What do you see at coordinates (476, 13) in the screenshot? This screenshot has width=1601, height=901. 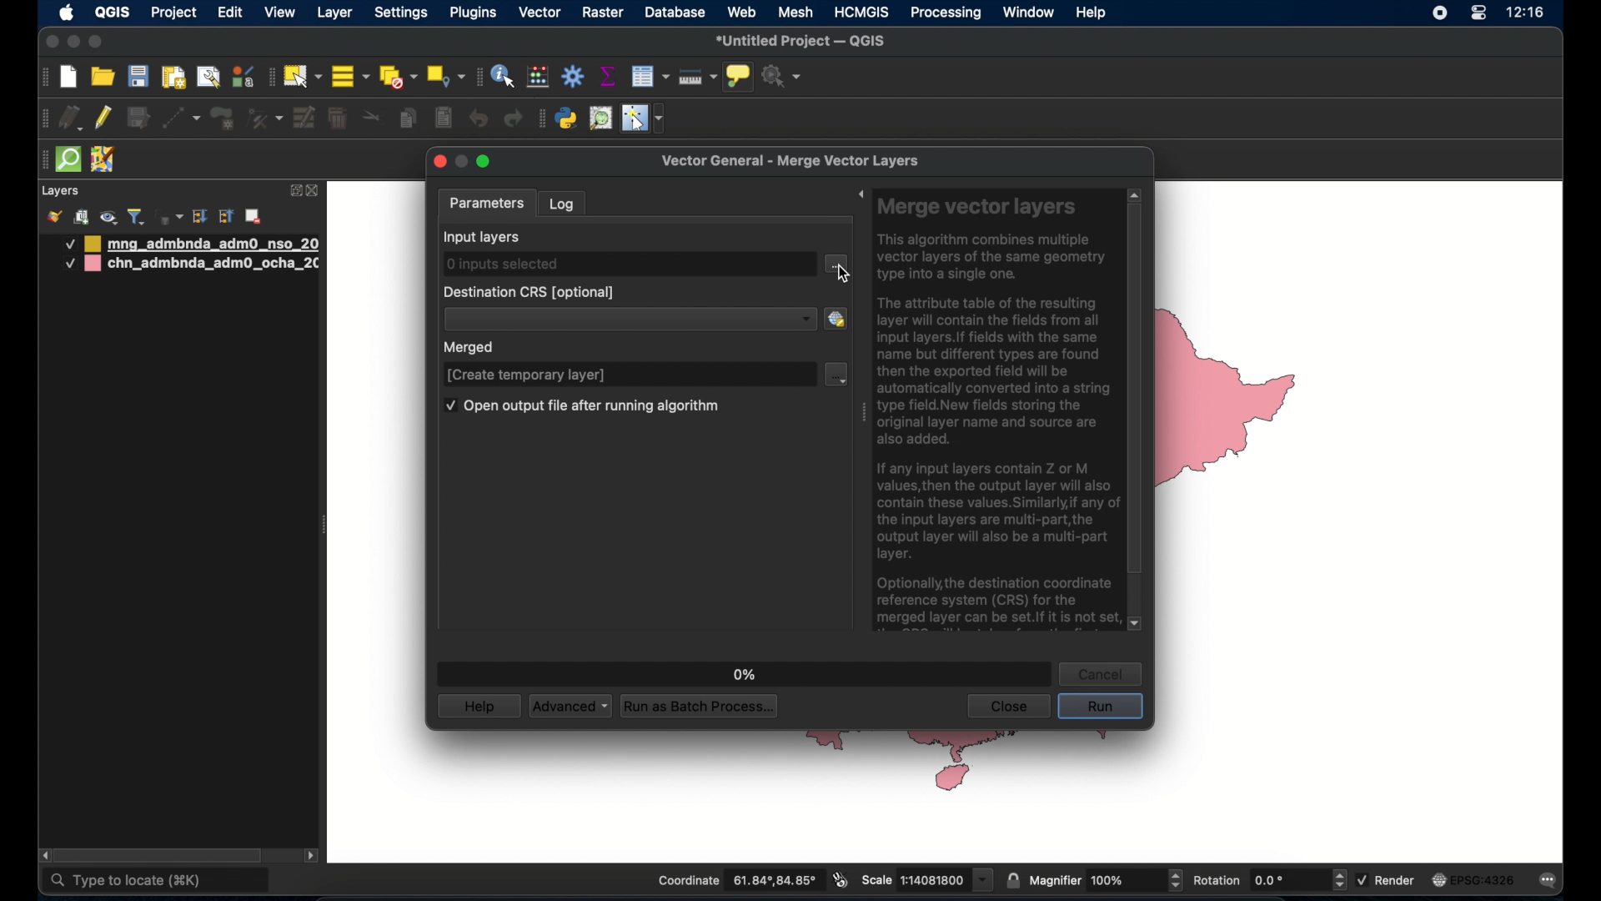 I see `plugins` at bounding box center [476, 13].